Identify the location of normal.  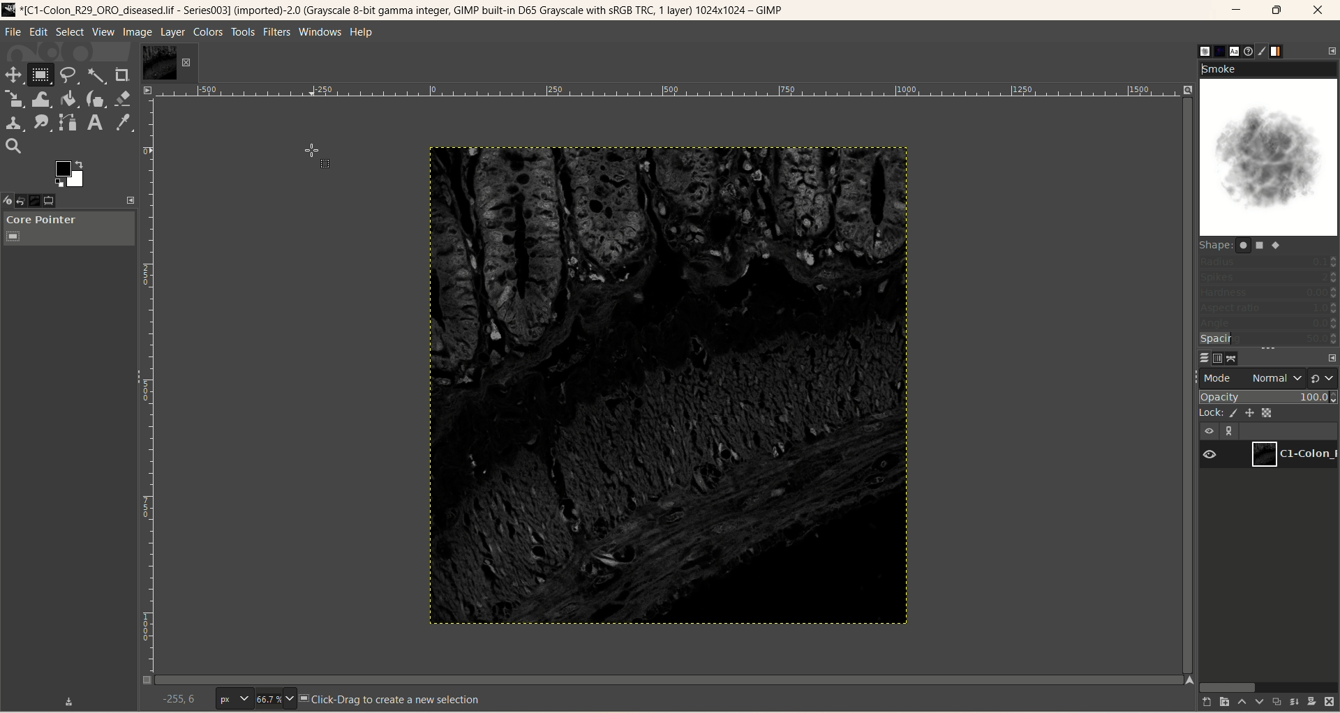
(1274, 378).